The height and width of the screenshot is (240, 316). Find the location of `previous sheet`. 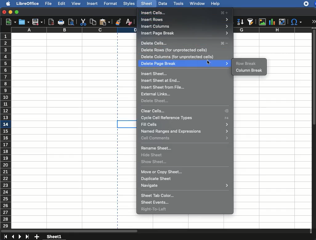

previous sheet is located at coordinates (13, 237).